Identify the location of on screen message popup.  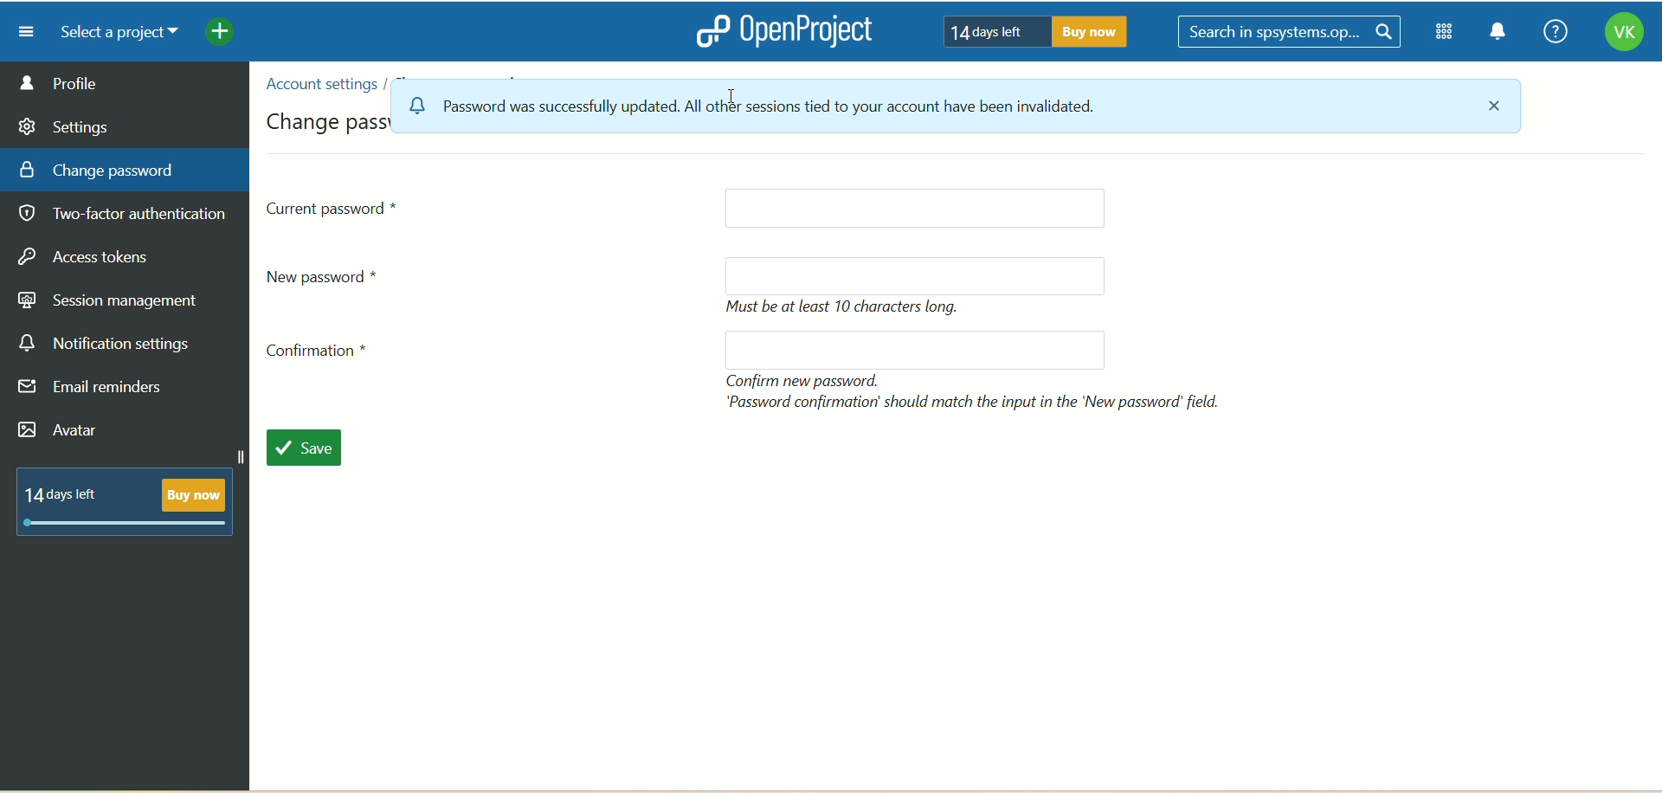
(806, 113).